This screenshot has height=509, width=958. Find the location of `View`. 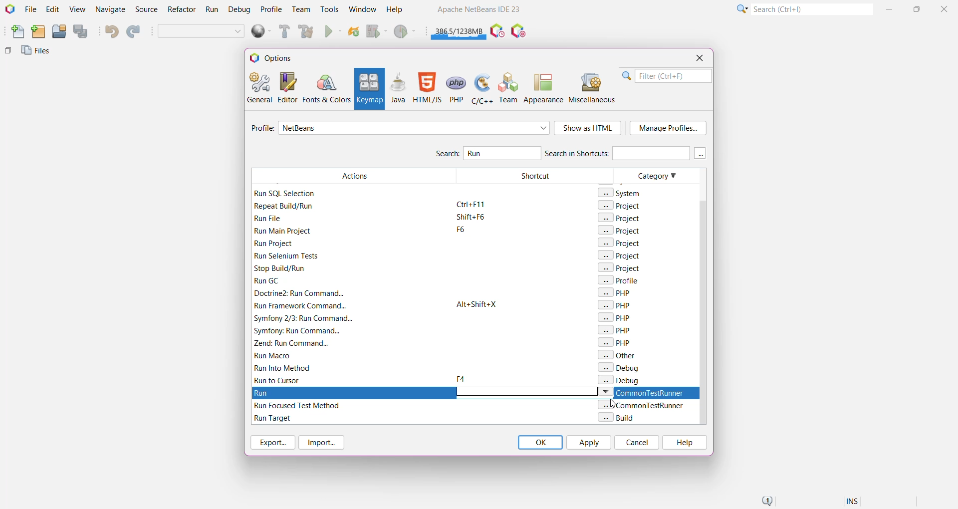

View is located at coordinates (77, 10).